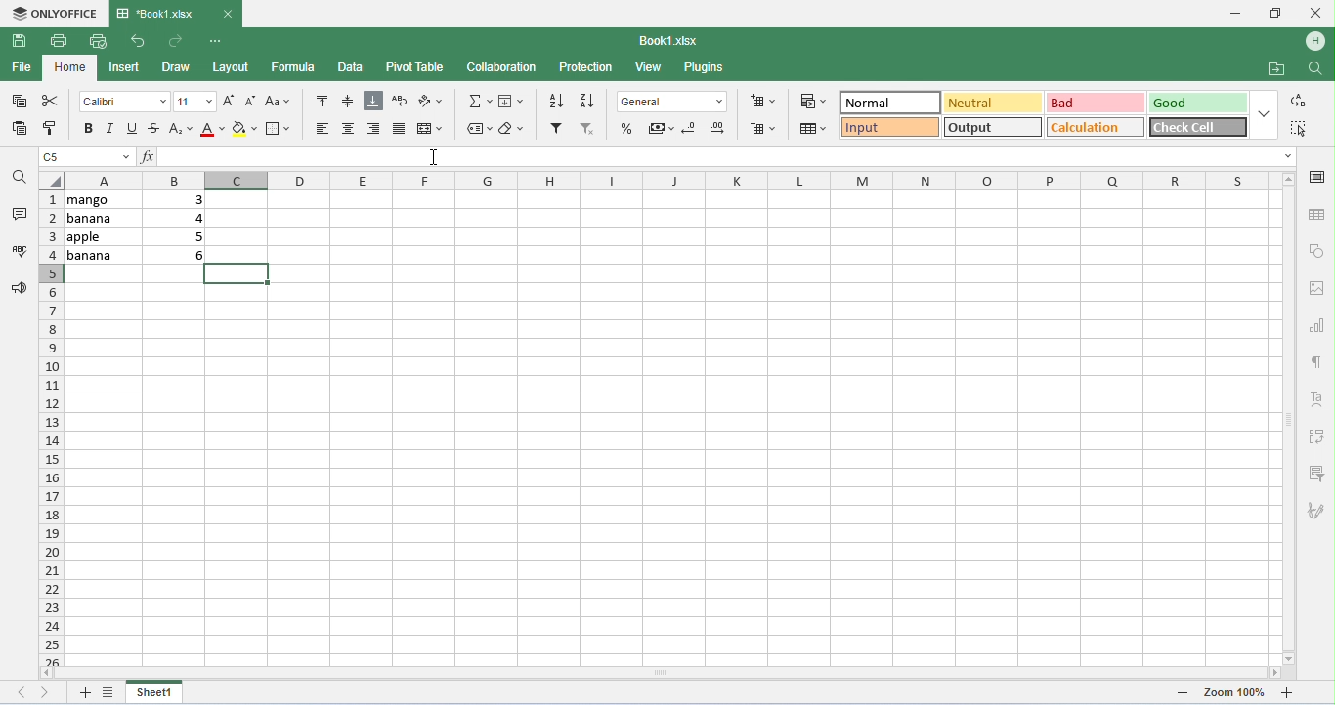  Describe the element at coordinates (373, 102) in the screenshot. I see `align bottom` at that location.